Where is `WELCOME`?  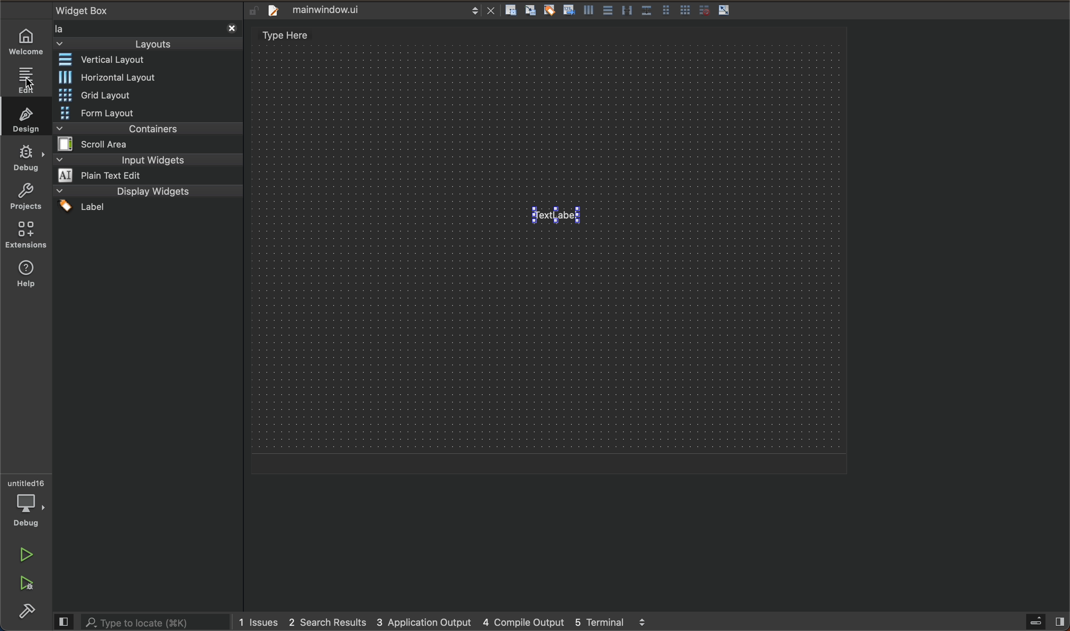
WELCOME is located at coordinates (26, 40).